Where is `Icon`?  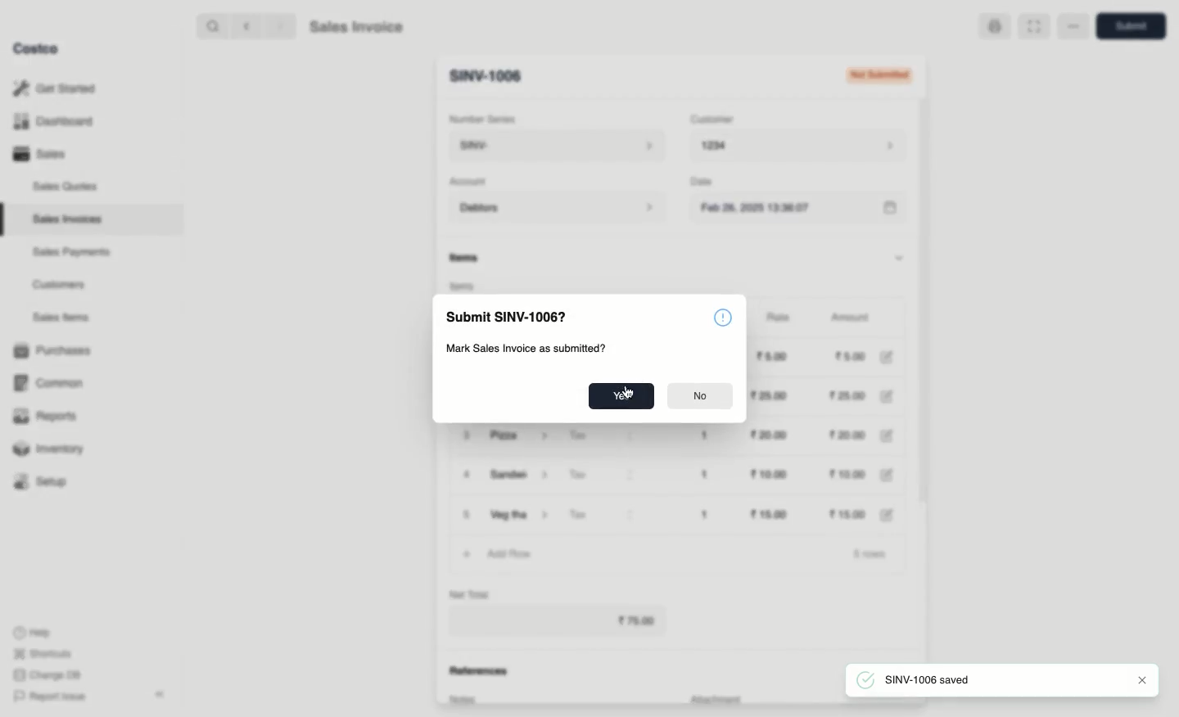
Icon is located at coordinates (725, 317).